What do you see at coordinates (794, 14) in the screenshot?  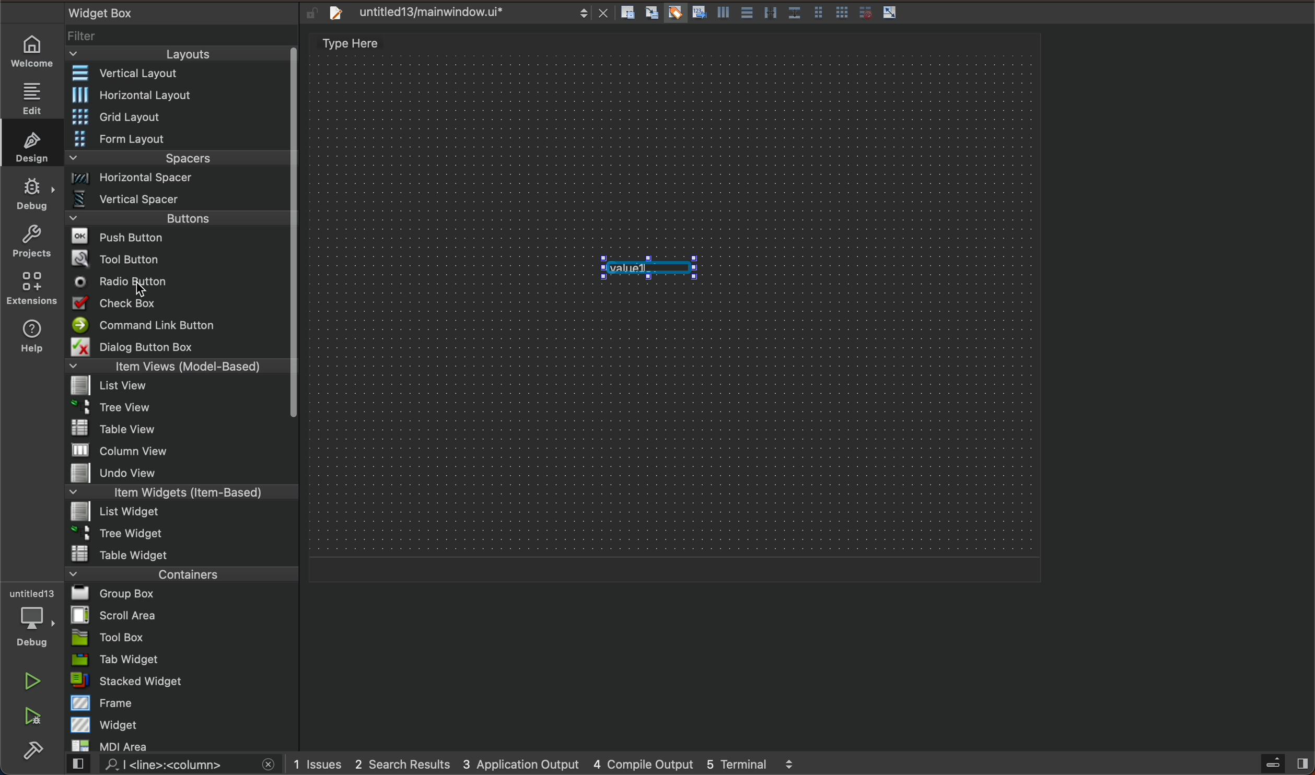 I see `` at bounding box center [794, 14].